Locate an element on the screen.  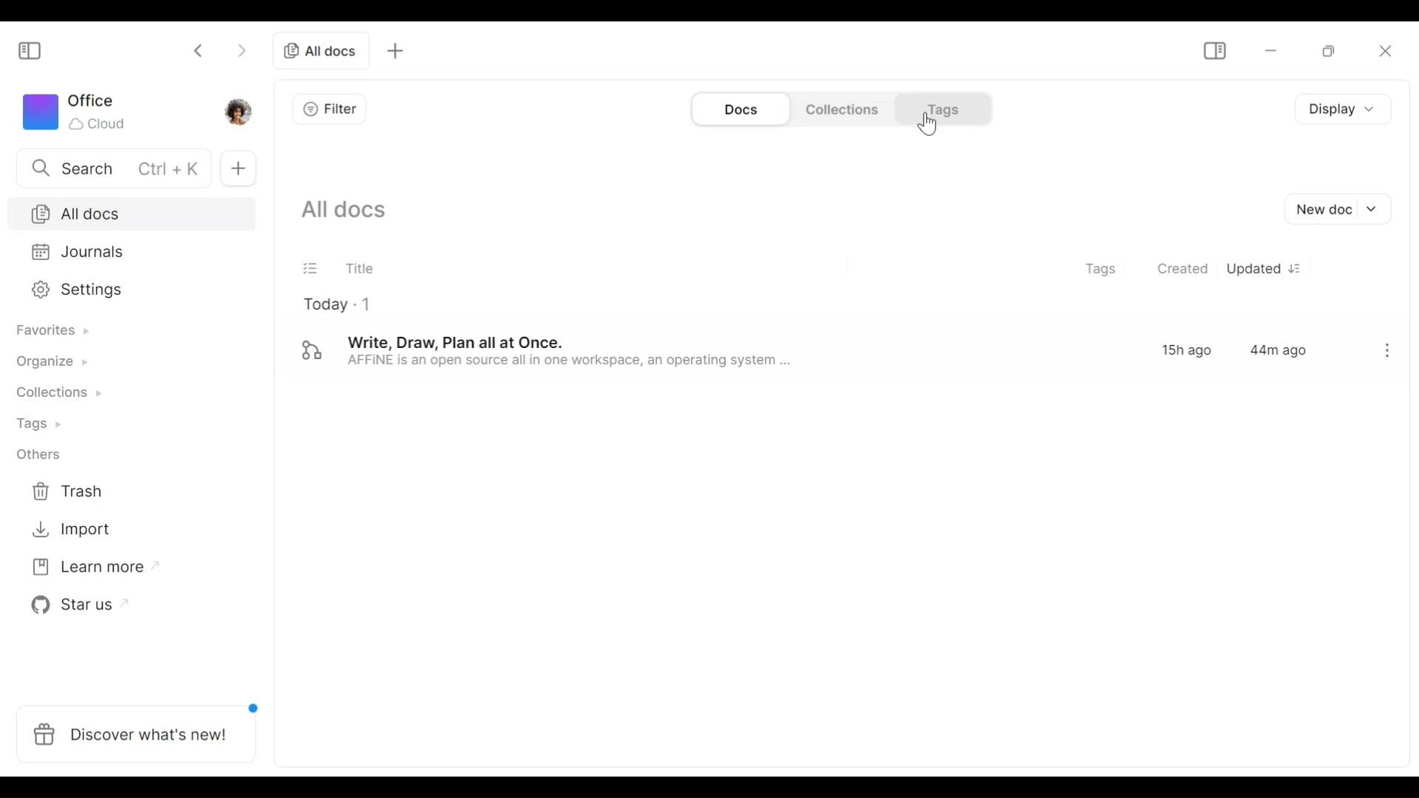
Show/Hide Sidebar is located at coordinates (1214, 52).